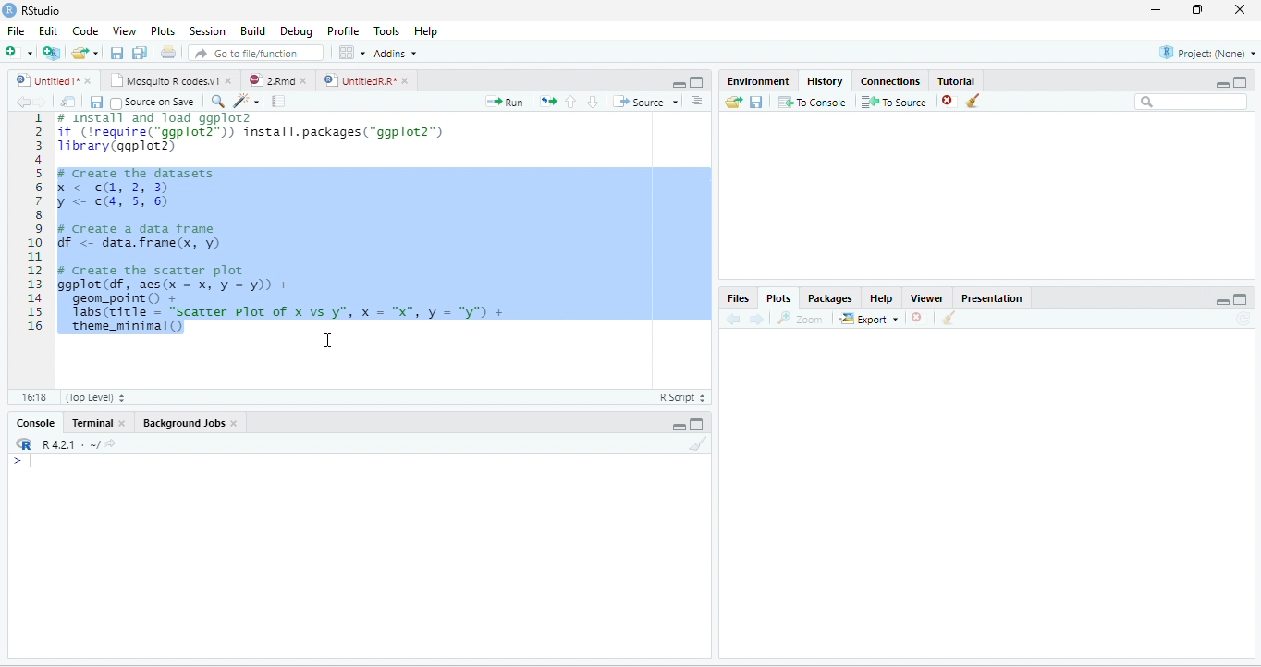  I want to click on To Source, so click(895, 103).